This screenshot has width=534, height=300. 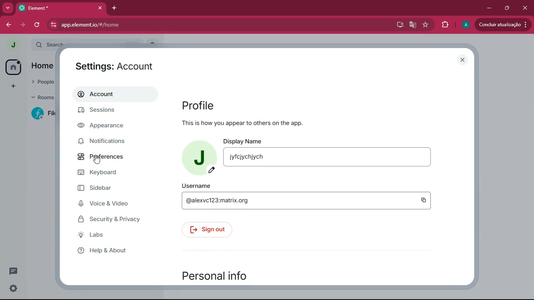 I want to click on display name, so click(x=245, y=140).